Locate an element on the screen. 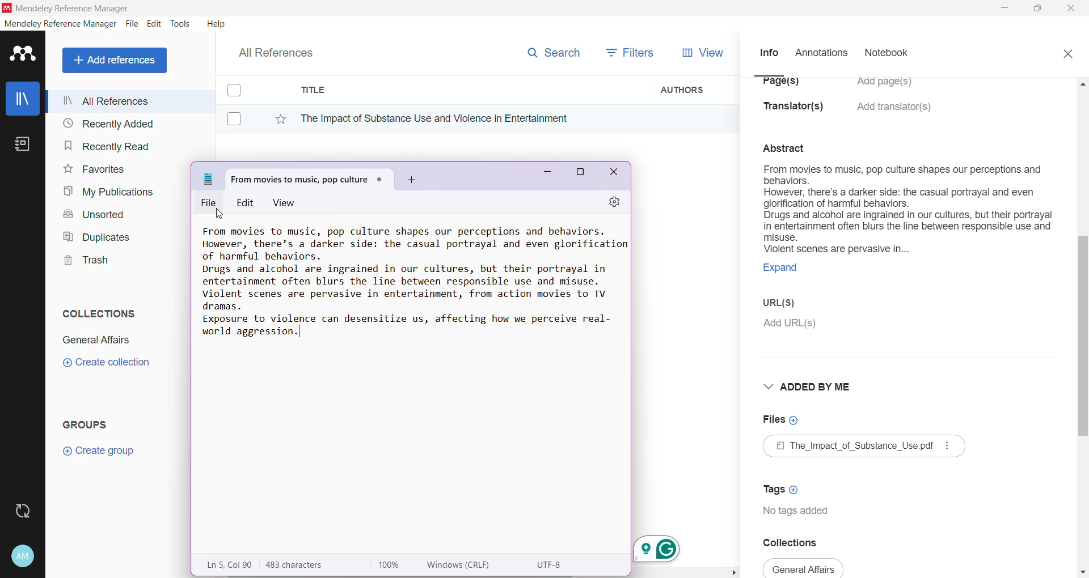 The width and height of the screenshot is (1089, 578). Default title is located at coordinates (310, 177).